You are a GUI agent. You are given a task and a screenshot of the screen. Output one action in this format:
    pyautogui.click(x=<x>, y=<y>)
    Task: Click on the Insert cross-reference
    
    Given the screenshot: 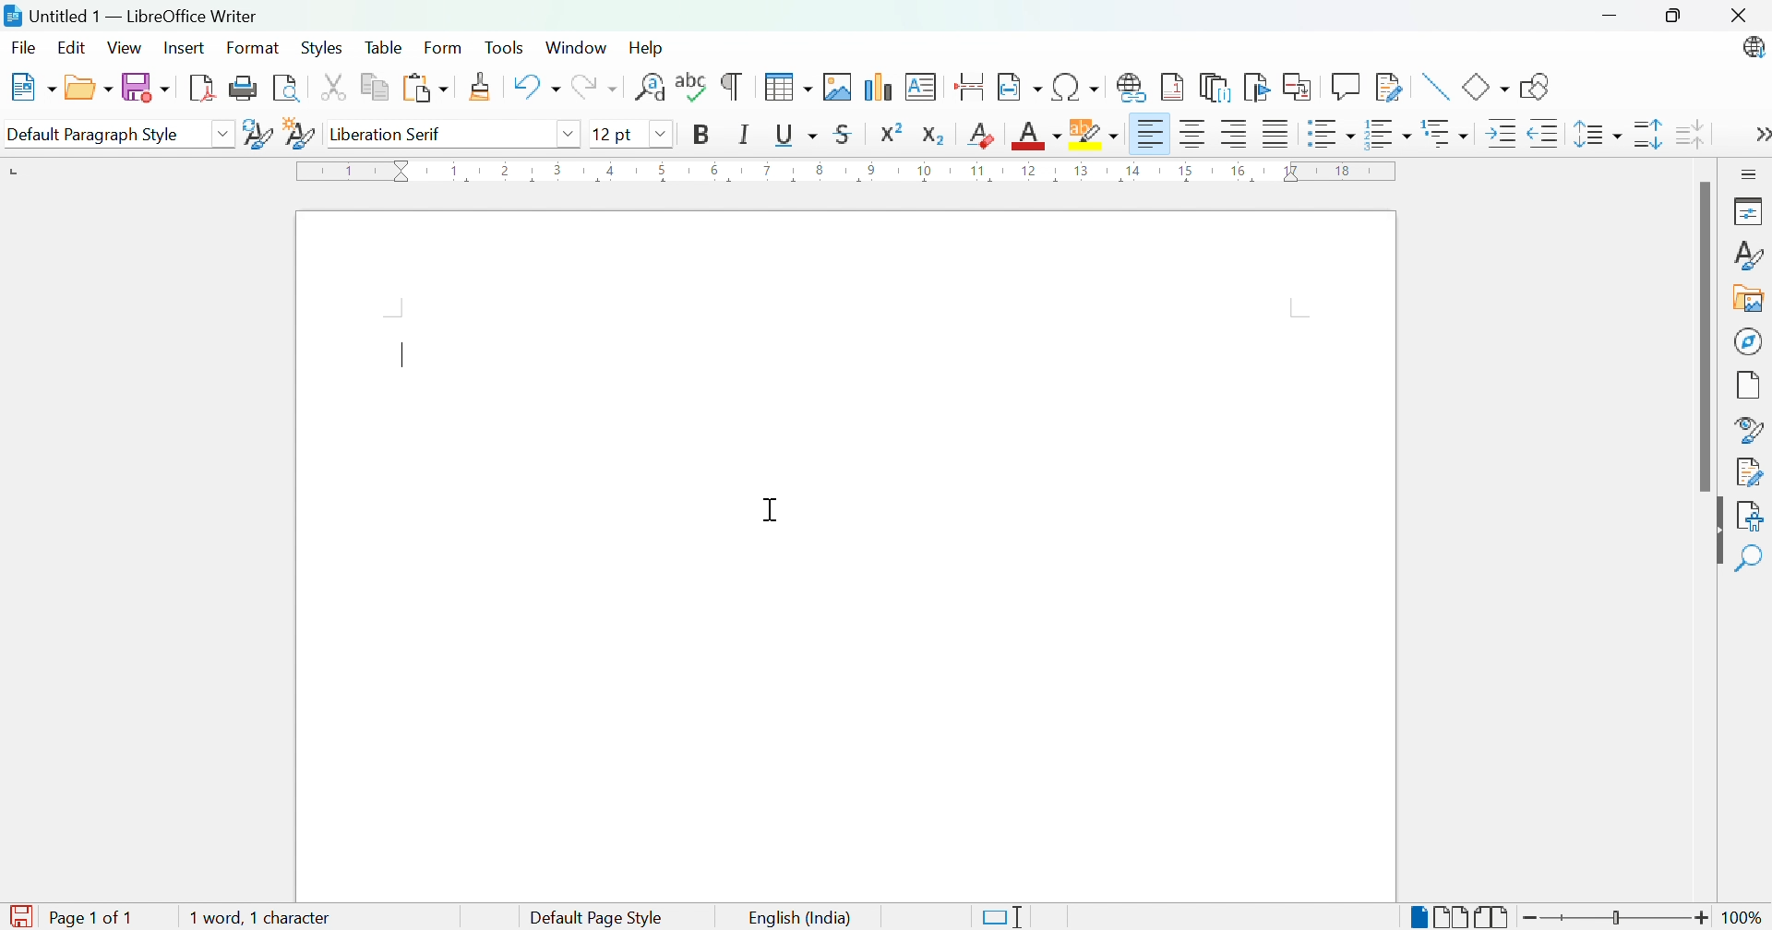 What is the action you would take?
    pyautogui.click(x=1297, y=87)
    